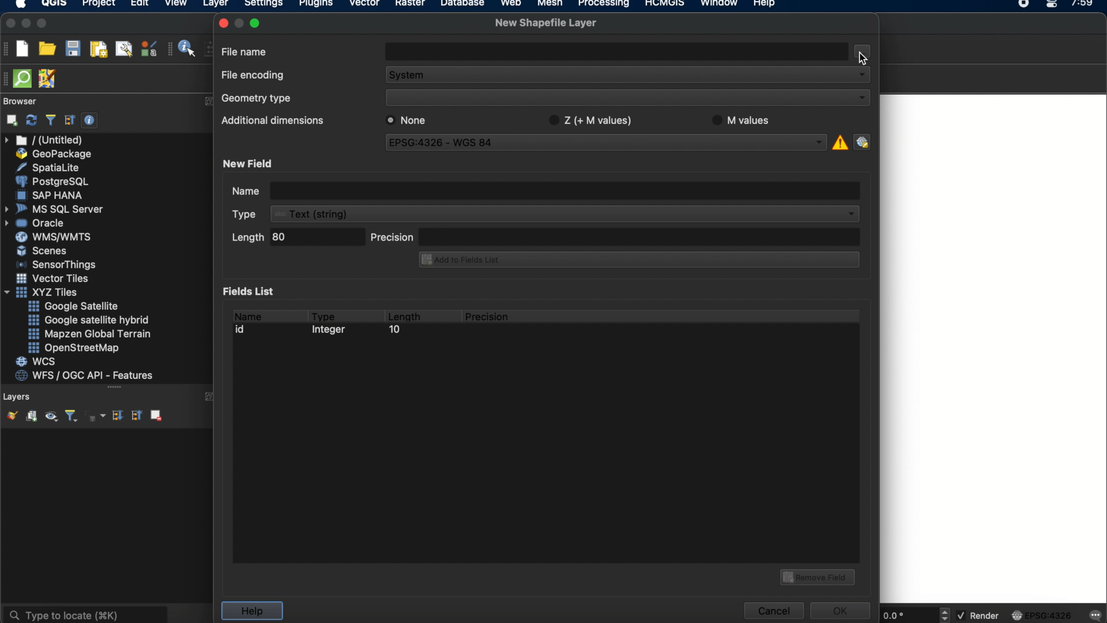 This screenshot has height=623, width=1107. I want to click on options, so click(867, 50).